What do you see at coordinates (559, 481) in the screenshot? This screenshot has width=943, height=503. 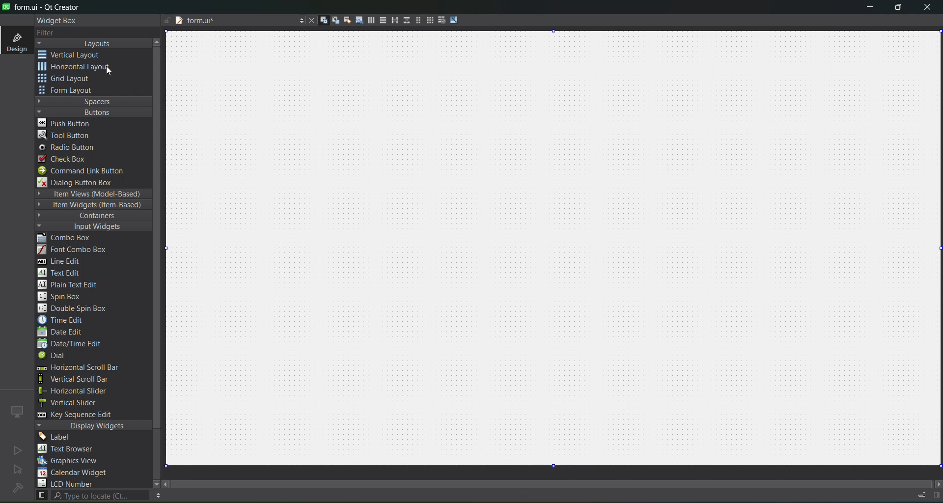 I see `scroll bar` at bounding box center [559, 481].